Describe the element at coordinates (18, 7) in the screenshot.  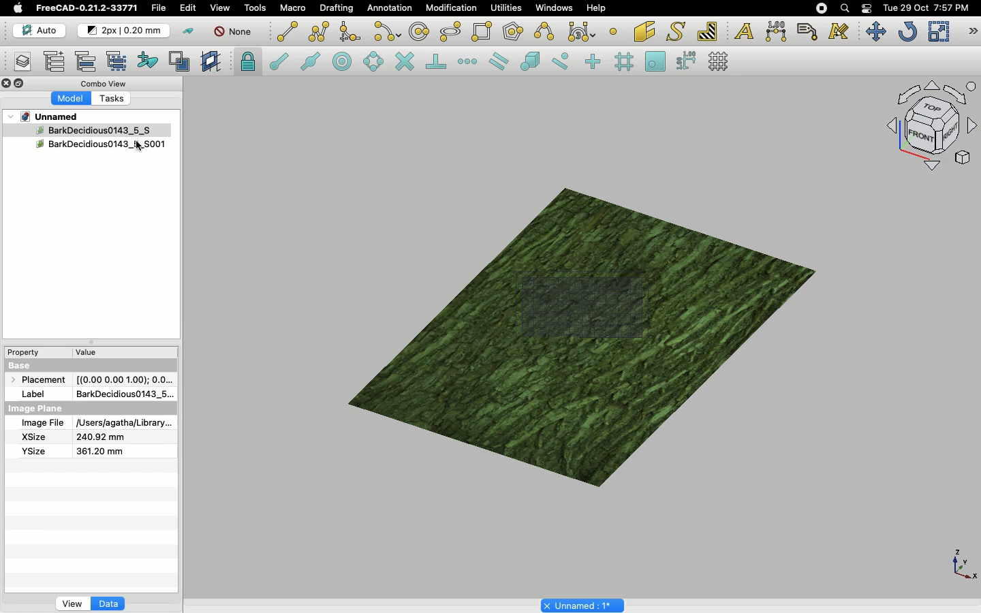
I see `Apple log` at that location.